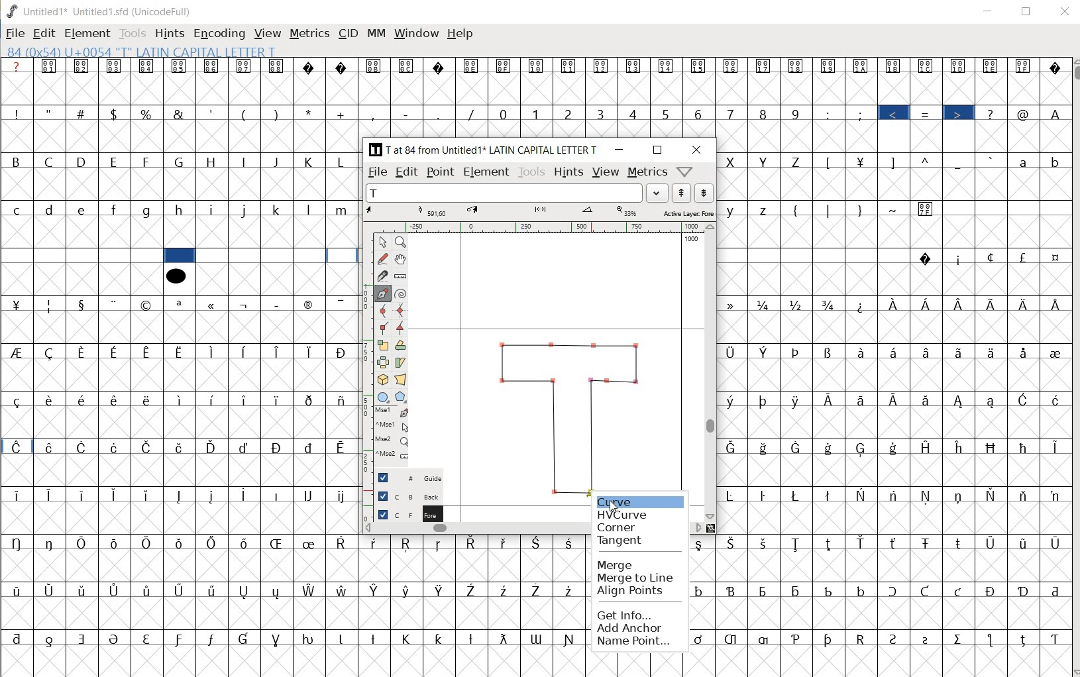 The height and width of the screenshot is (677, 1080). What do you see at coordinates (830, 495) in the screenshot?
I see `Symbol` at bounding box center [830, 495].